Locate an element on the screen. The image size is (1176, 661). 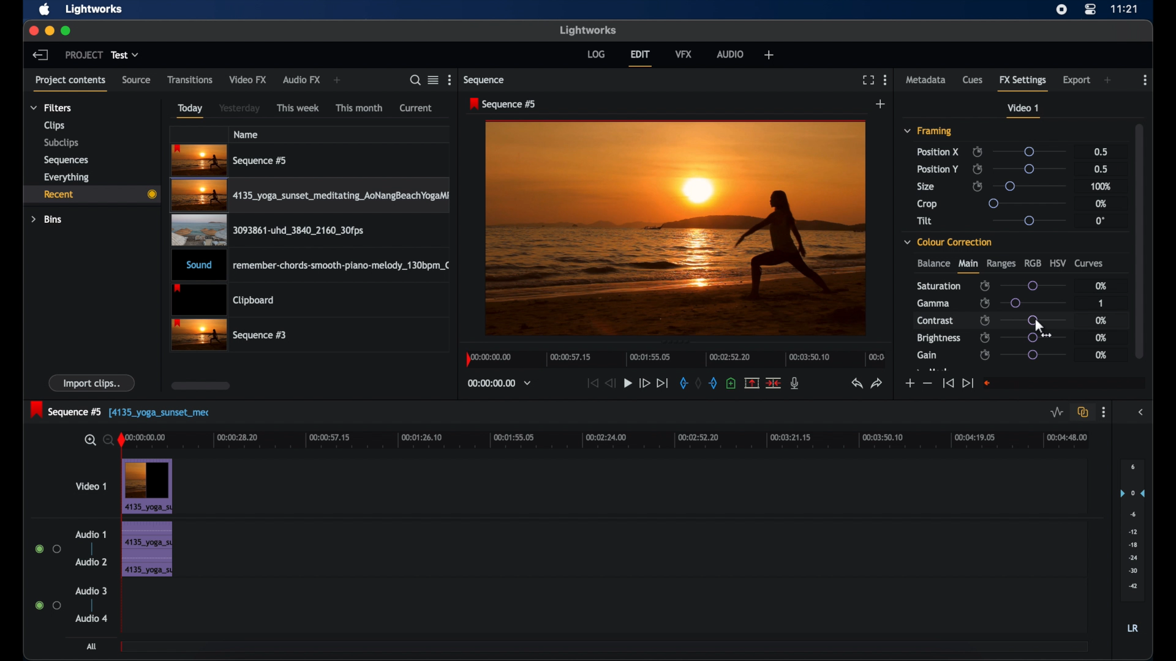
hsv is located at coordinates (1058, 262).